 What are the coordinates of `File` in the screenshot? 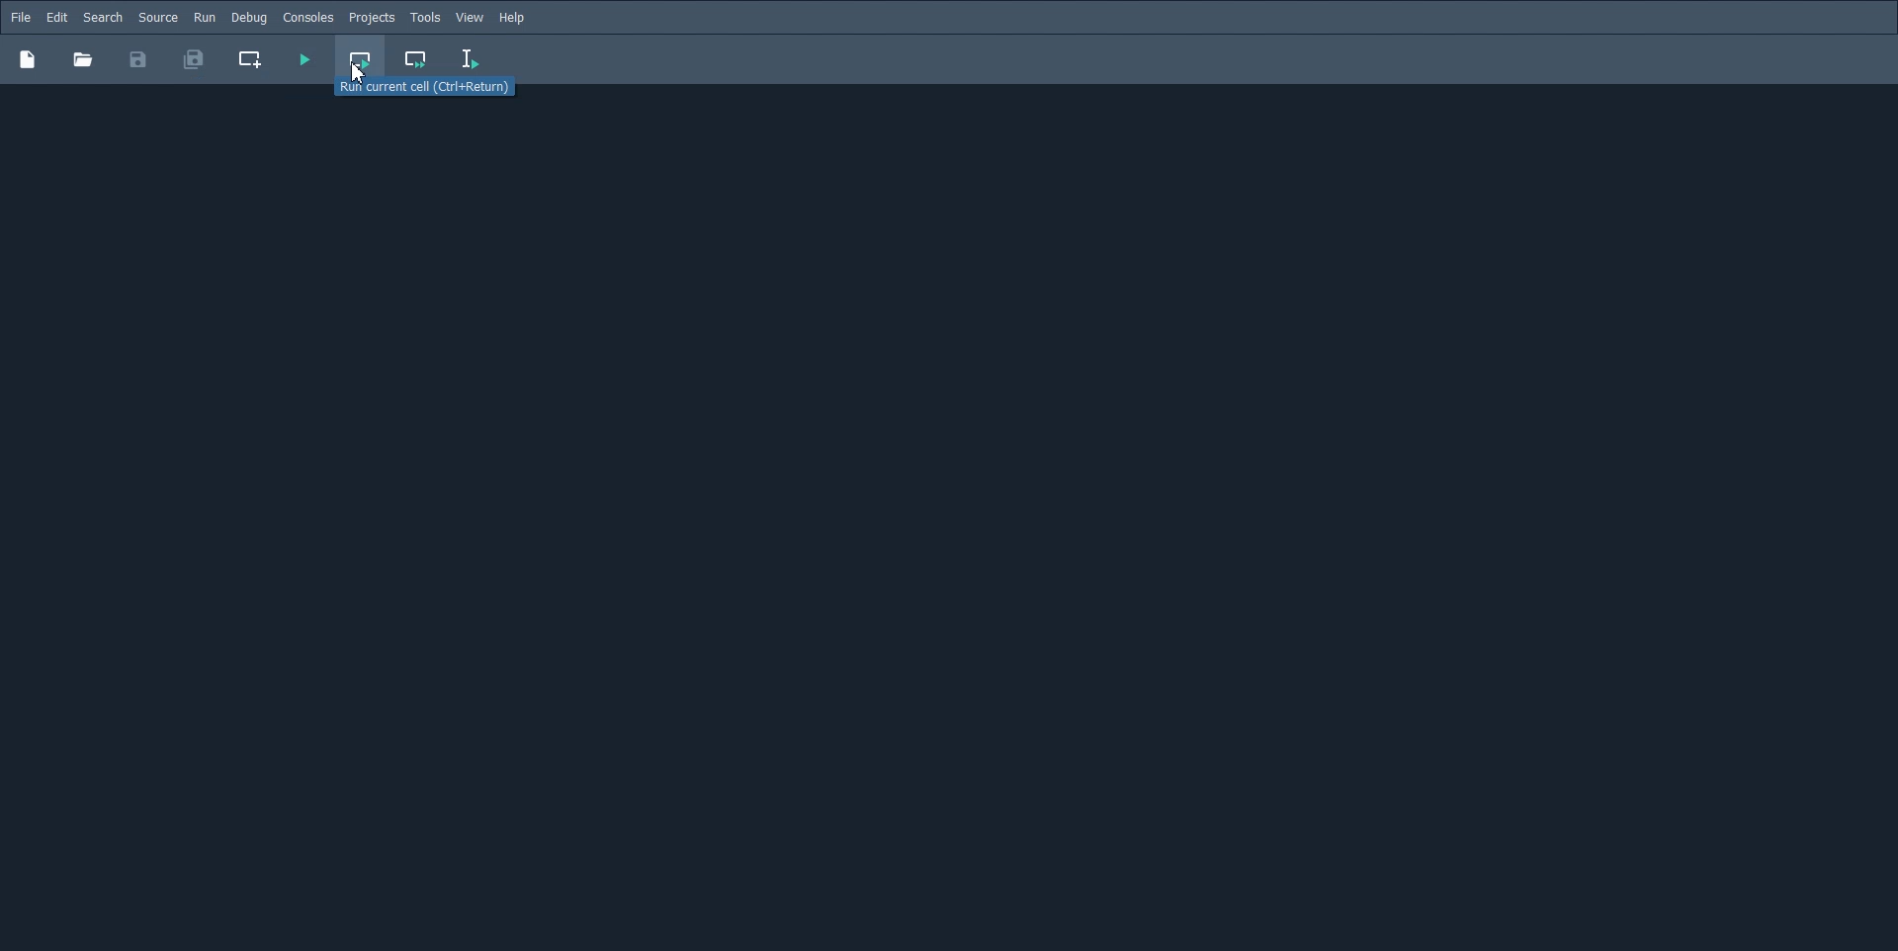 It's located at (21, 17).